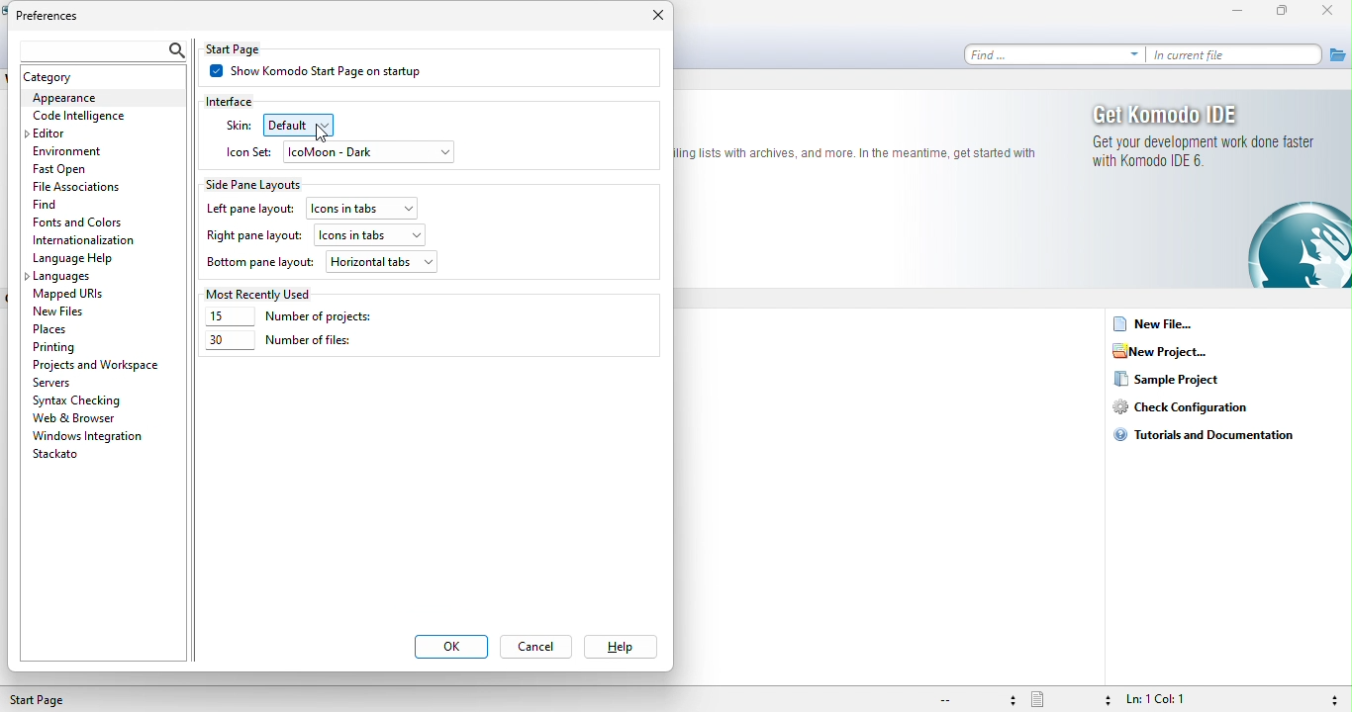 This screenshot has width=1352, height=712. Describe the element at coordinates (48, 700) in the screenshot. I see `start page` at that location.